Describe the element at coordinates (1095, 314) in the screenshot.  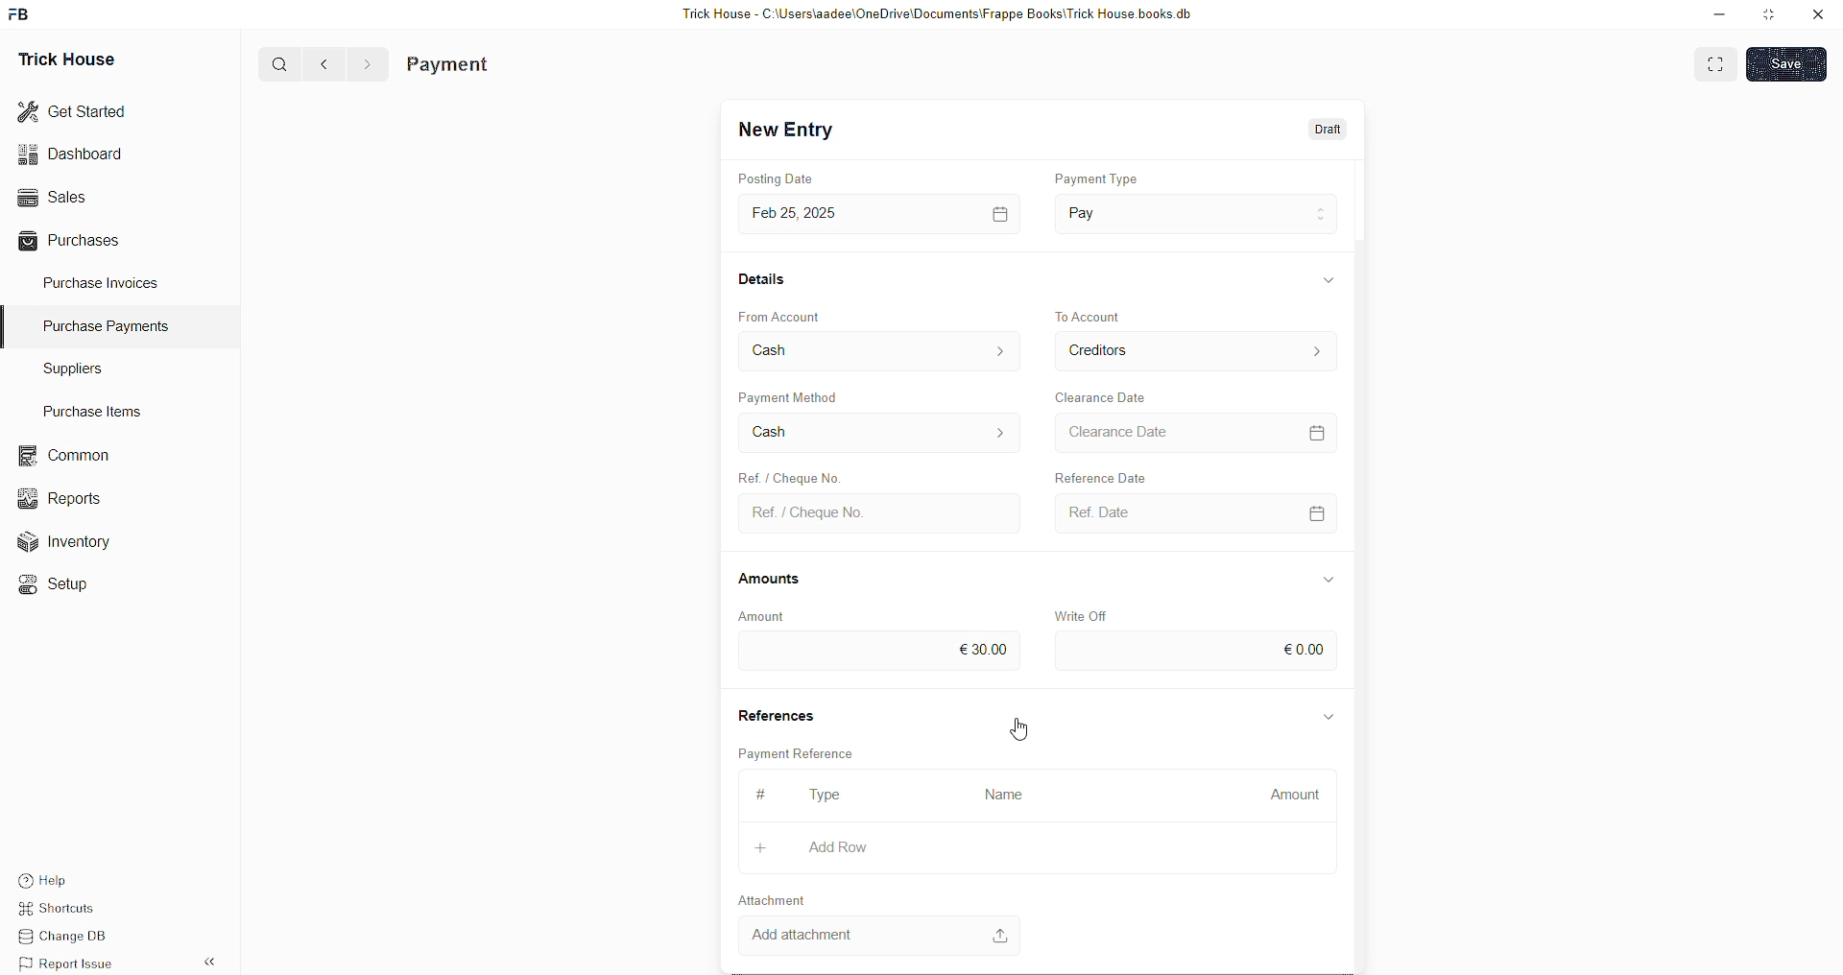
I see `to account` at that location.